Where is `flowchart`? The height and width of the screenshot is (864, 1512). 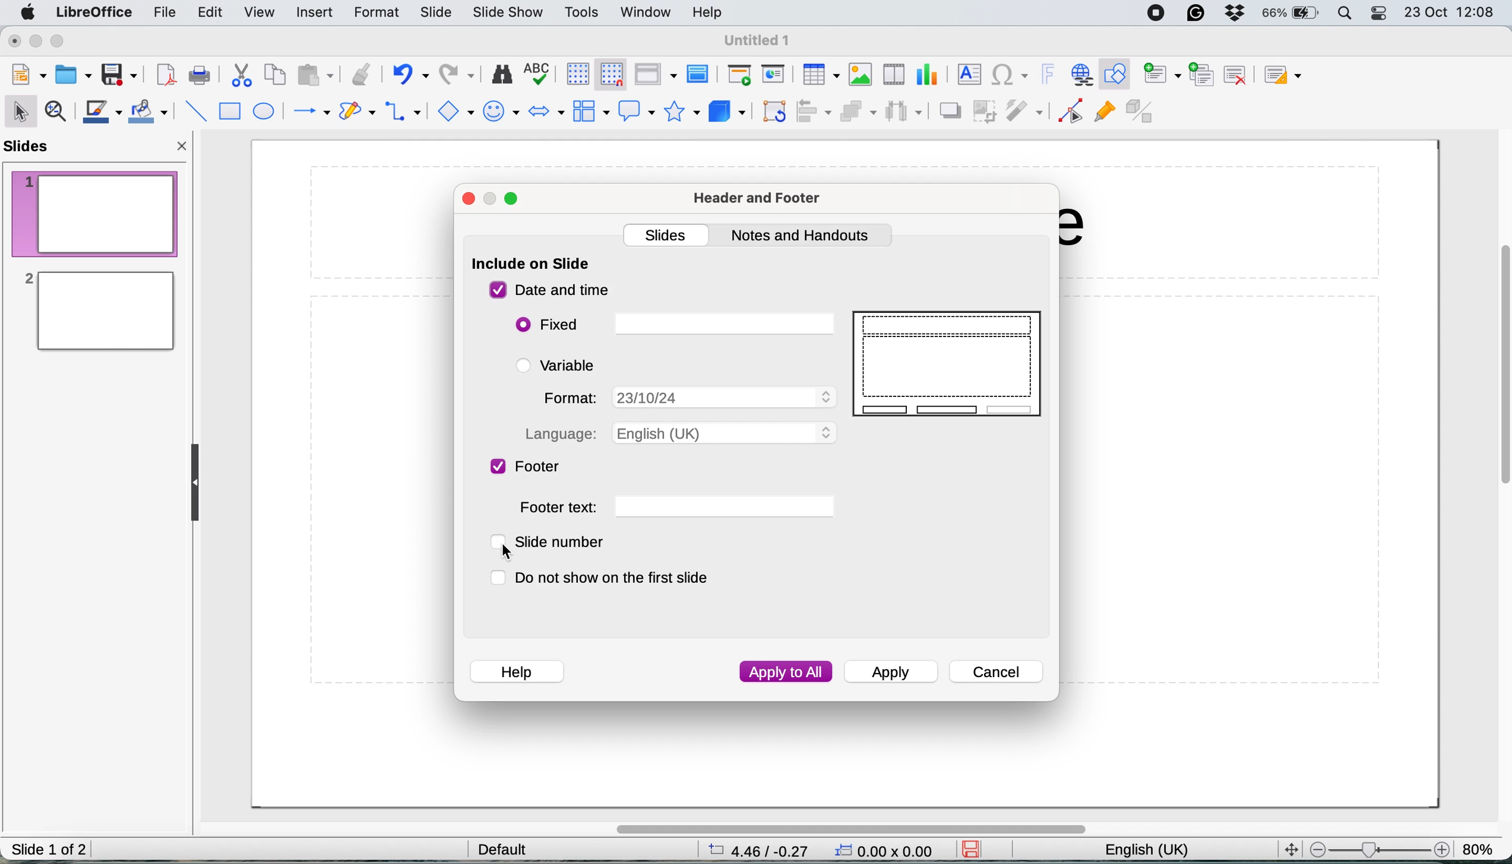
flowchart is located at coordinates (590, 111).